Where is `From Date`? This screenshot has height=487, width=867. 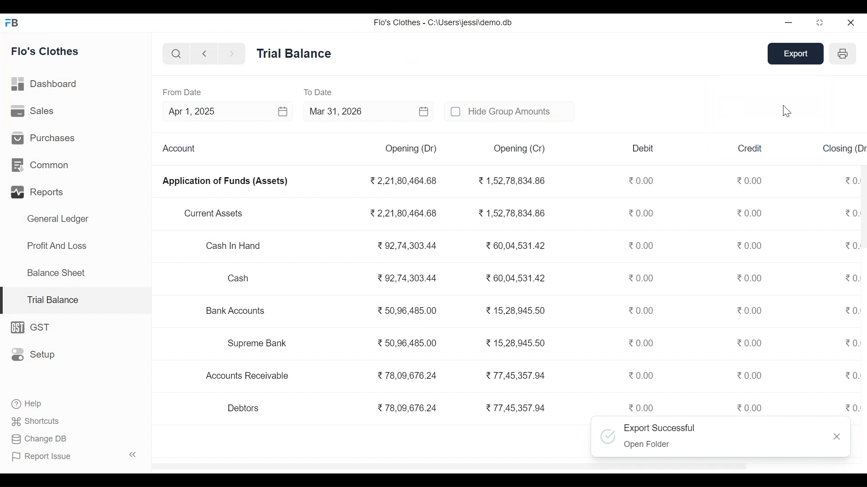 From Date is located at coordinates (182, 92).